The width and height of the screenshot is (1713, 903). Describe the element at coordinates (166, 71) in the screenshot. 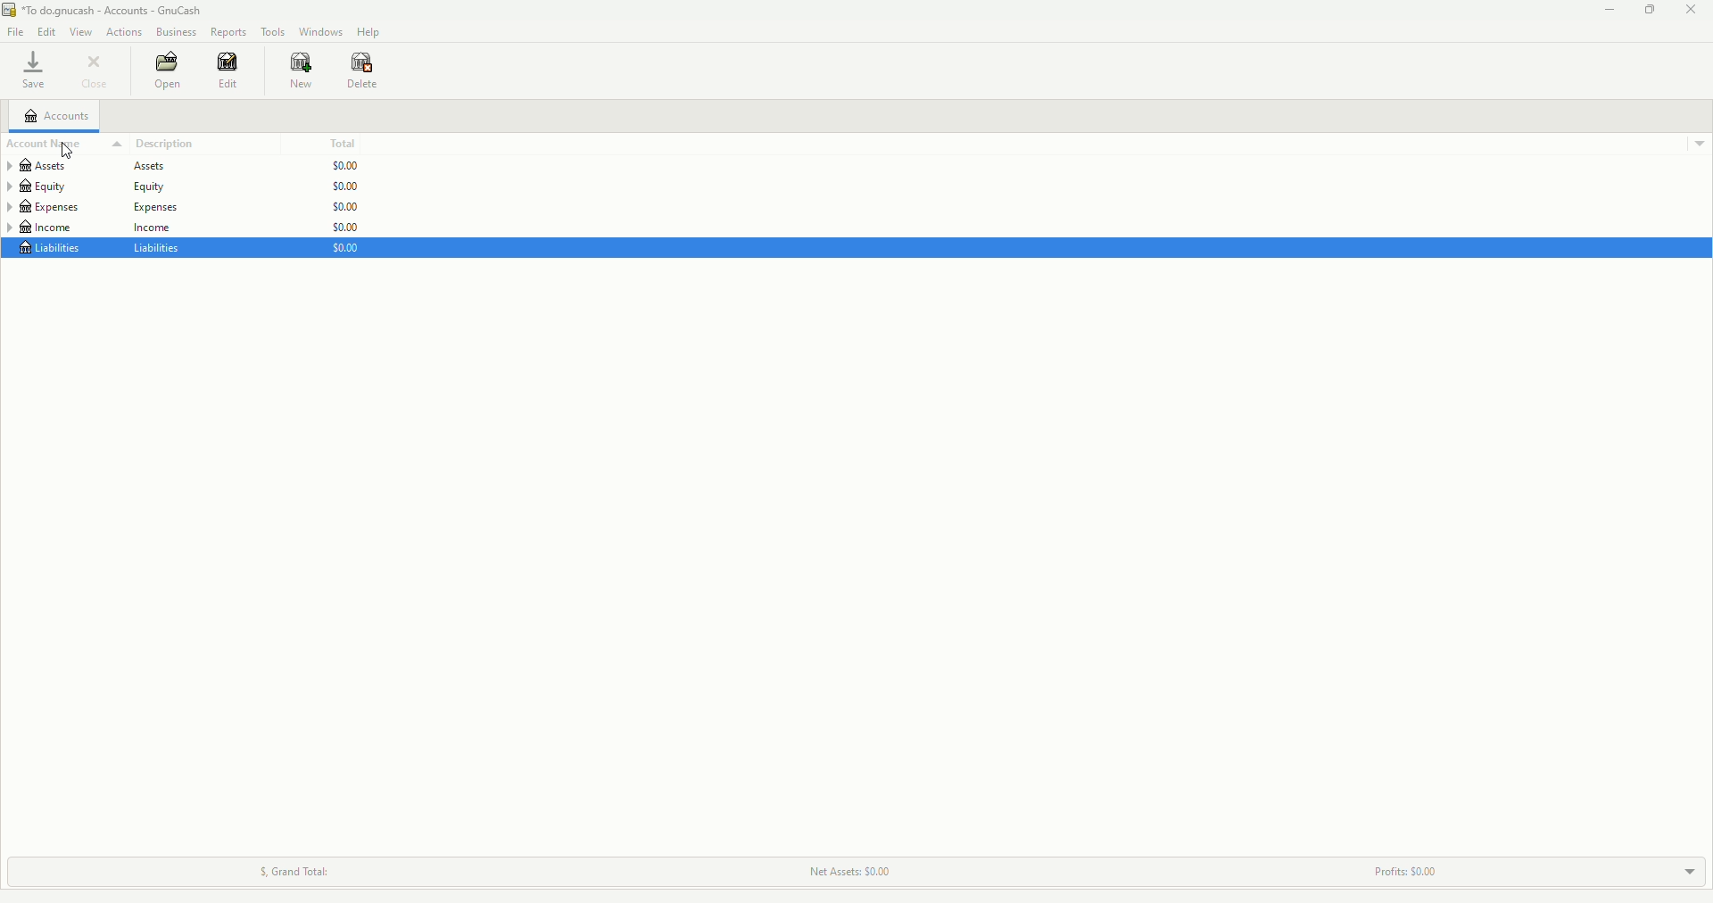

I see `Open` at that location.